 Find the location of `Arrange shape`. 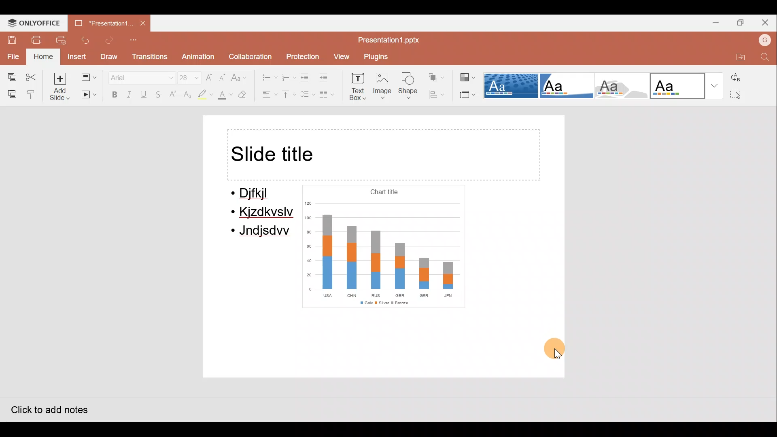

Arrange shape is located at coordinates (435, 77).